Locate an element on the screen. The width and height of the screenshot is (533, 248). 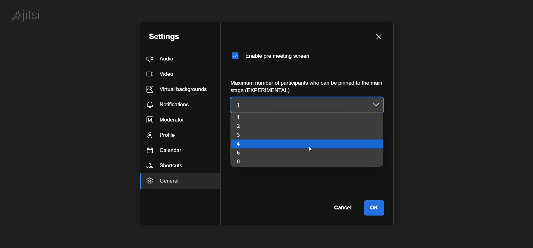
close pane is located at coordinates (378, 37).